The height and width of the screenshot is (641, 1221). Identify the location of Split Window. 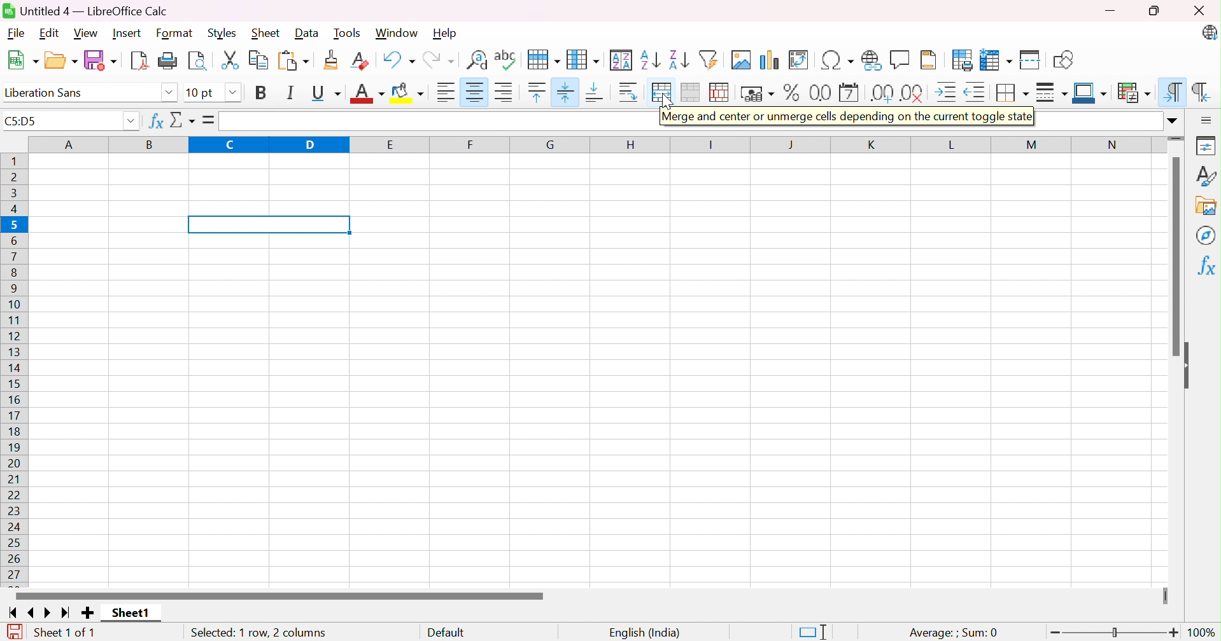
(1031, 59).